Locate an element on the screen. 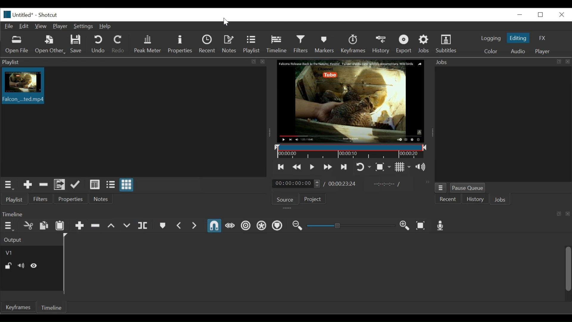 This screenshot has height=322, width=572. Close is located at coordinates (562, 15).